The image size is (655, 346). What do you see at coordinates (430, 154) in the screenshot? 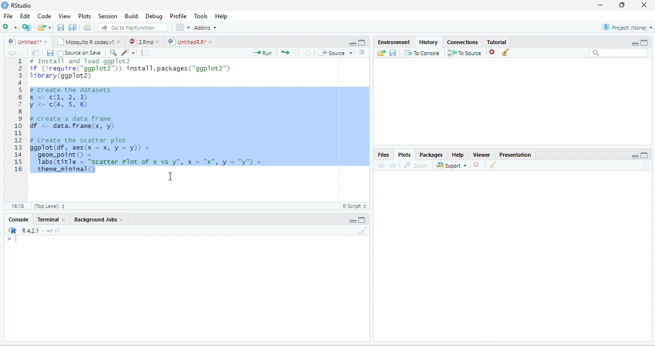
I see `Packages` at bounding box center [430, 154].